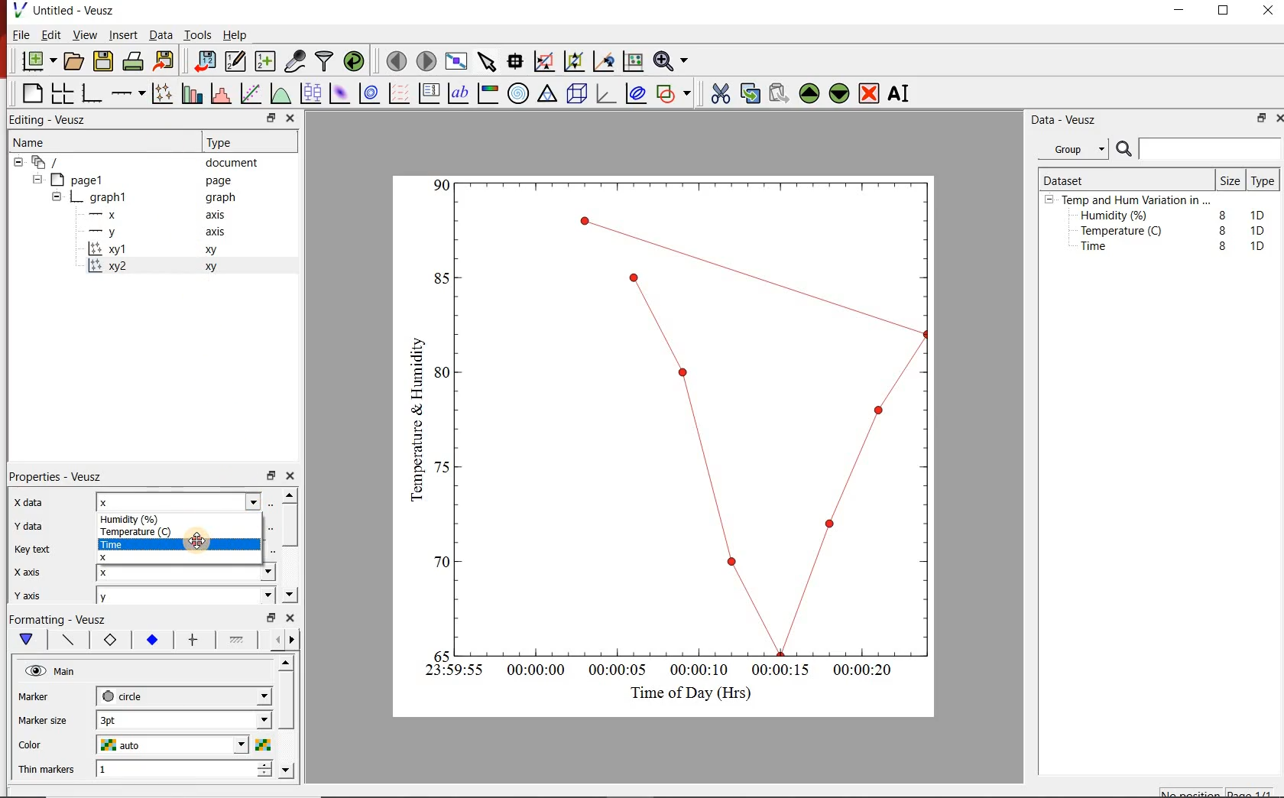 Image resolution: width=1284 pixels, height=798 pixels. Describe the element at coordinates (613, 673) in the screenshot. I see `00:00:05` at that location.